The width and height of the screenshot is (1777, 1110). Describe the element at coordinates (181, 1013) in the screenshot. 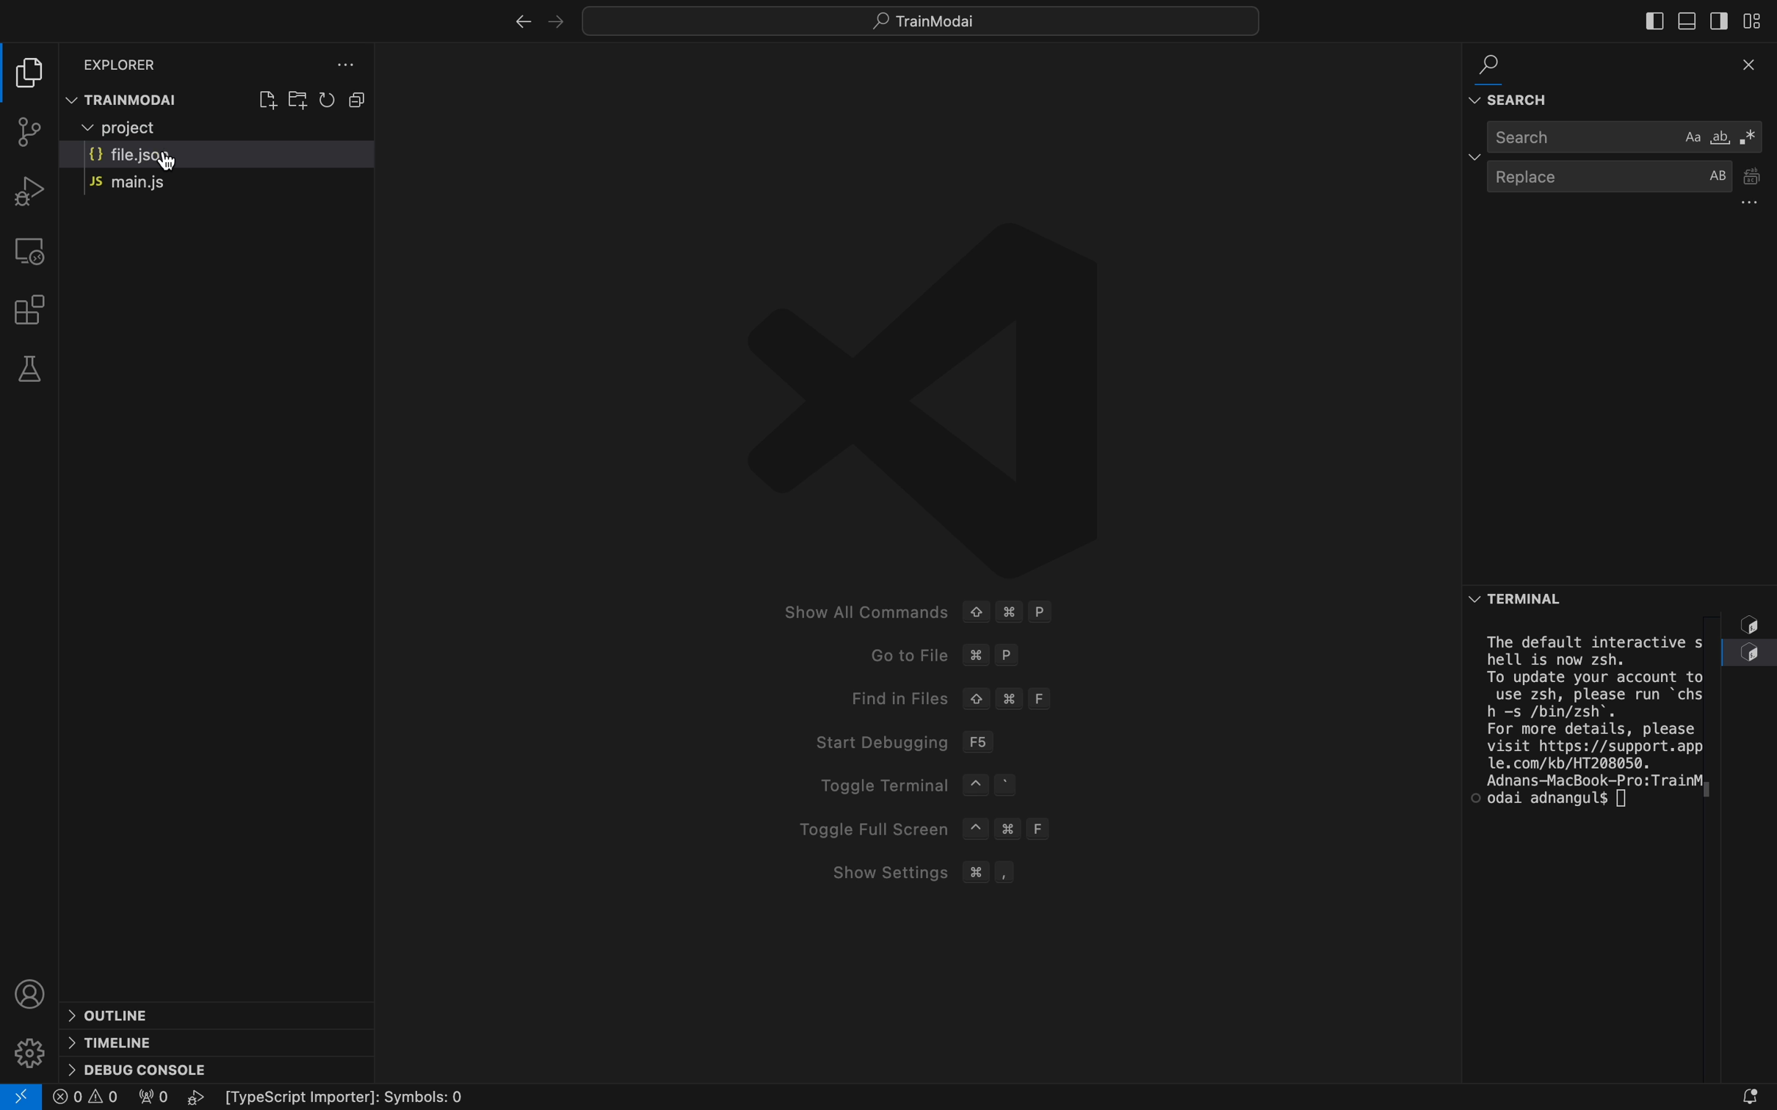

I see `outline` at that location.